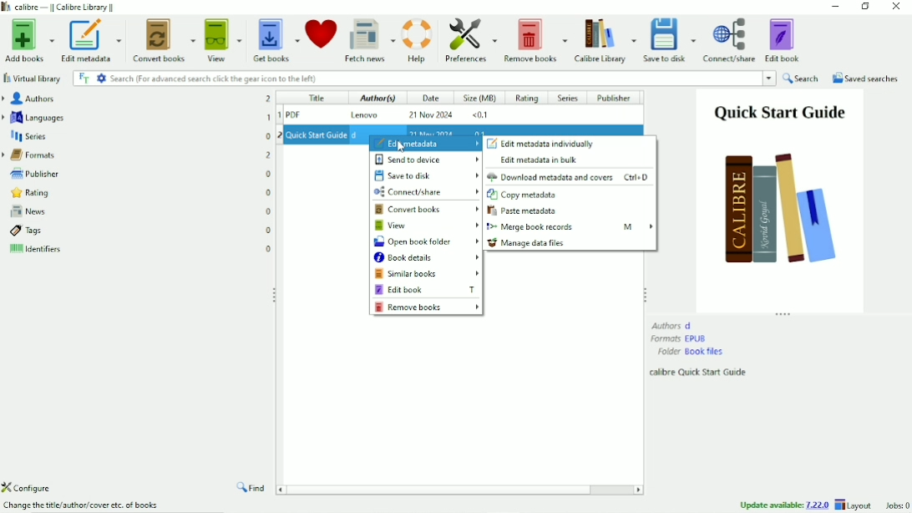  Describe the element at coordinates (427, 307) in the screenshot. I see `Remove books` at that location.